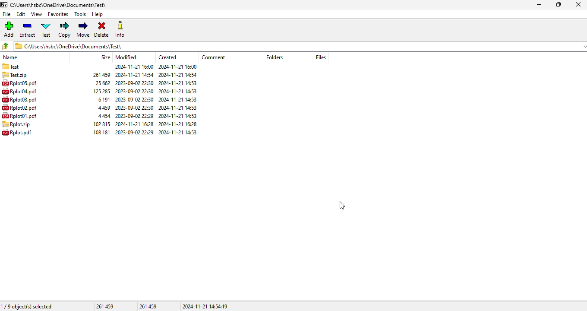 The width and height of the screenshot is (587, 311). What do you see at coordinates (65, 30) in the screenshot?
I see `copy` at bounding box center [65, 30].